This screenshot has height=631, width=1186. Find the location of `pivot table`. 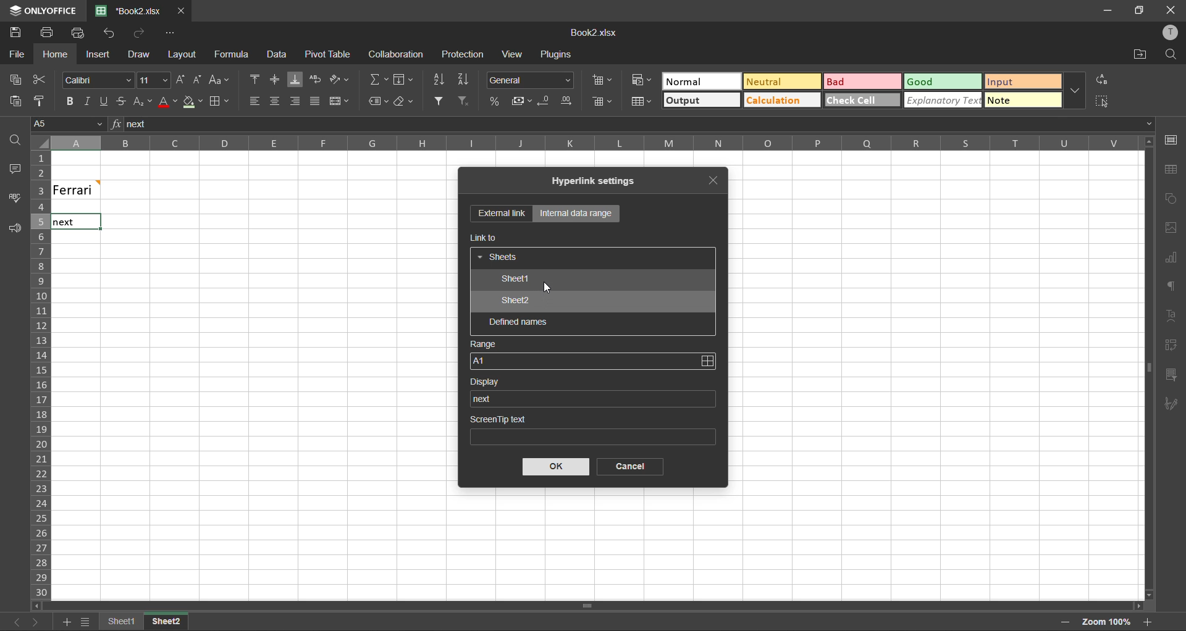

pivot table is located at coordinates (1171, 345).